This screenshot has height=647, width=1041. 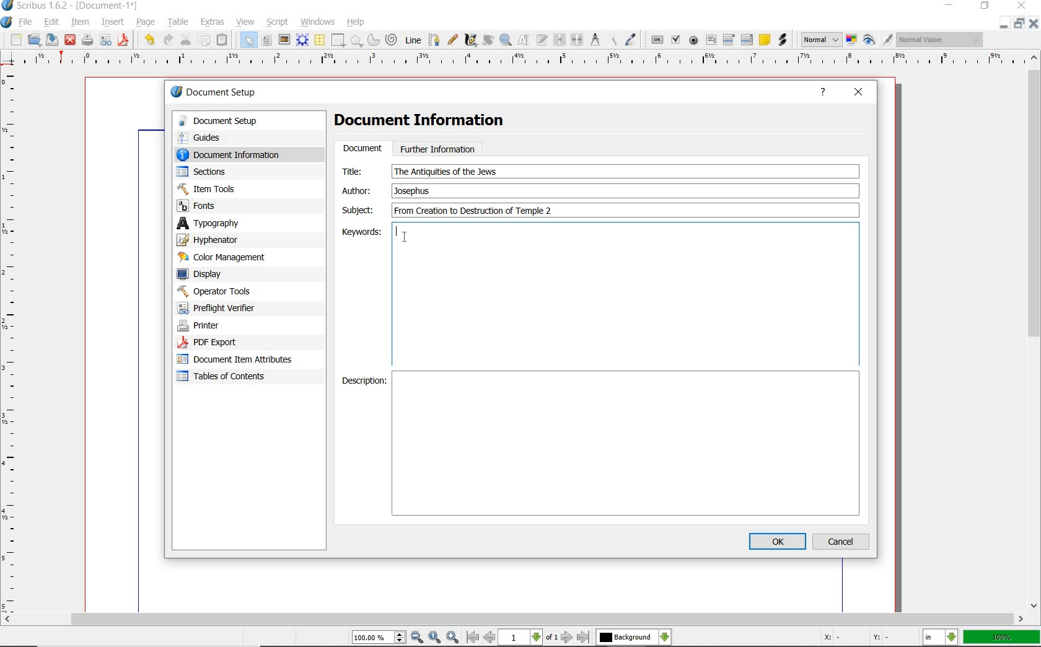 I want to click on document setup, so click(x=239, y=121).